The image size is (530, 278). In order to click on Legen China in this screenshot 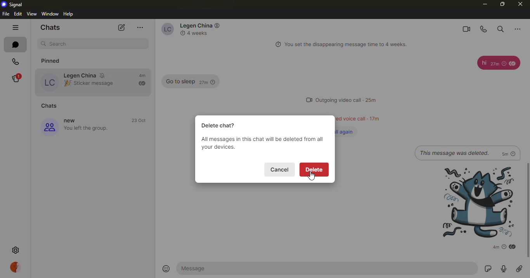, I will do `click(194, 26)`.